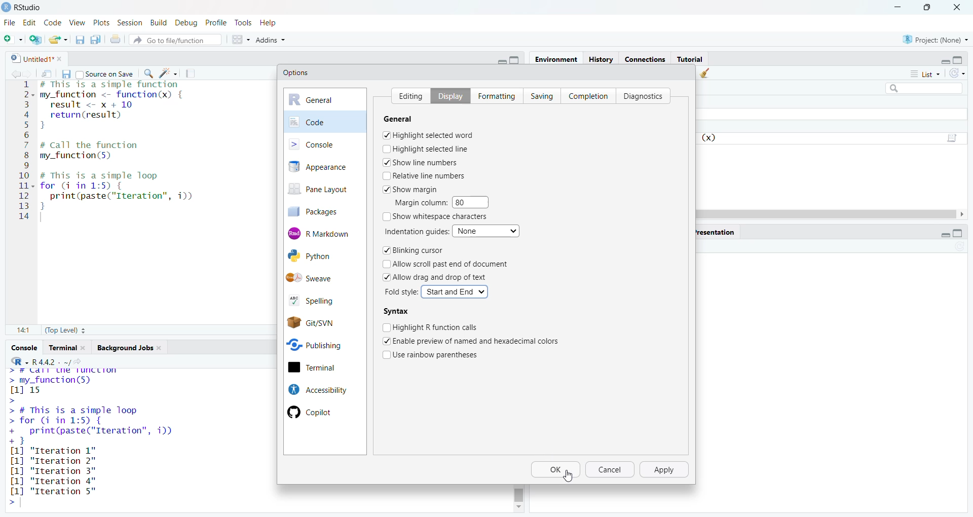 The width and height of the screenshot is (973, 517). Describe the element at coordinates (519, 493) in the screenshot. I see `scrollbar` at that location.